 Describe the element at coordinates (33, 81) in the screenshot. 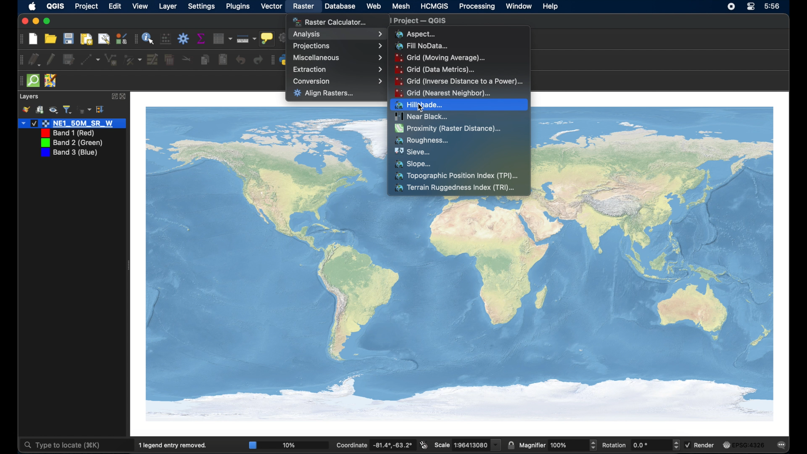

I see `quick osm` at that location.